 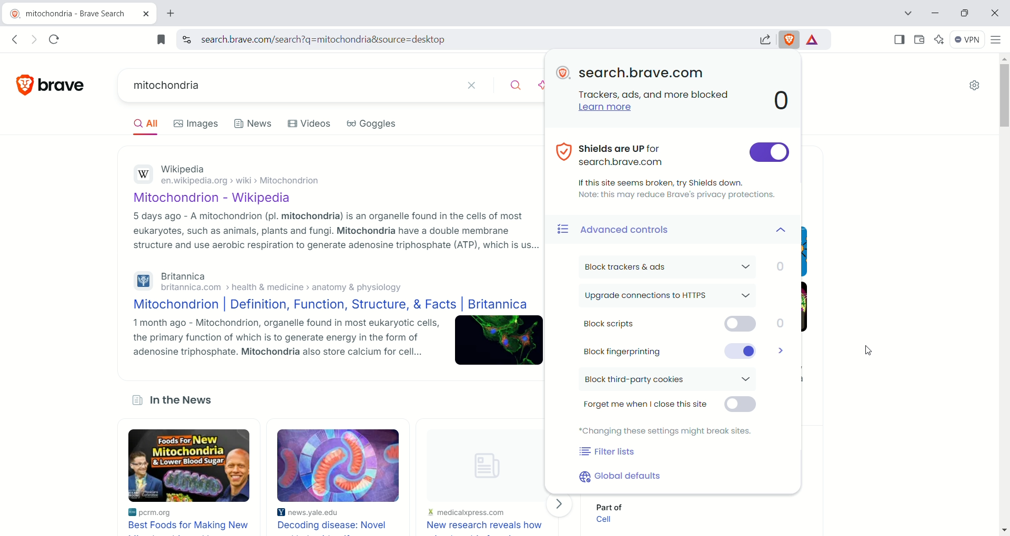 What do you see at coordinates (71, 14) in the screenshot?
I see `current tab` at bounding box center [71, 14].